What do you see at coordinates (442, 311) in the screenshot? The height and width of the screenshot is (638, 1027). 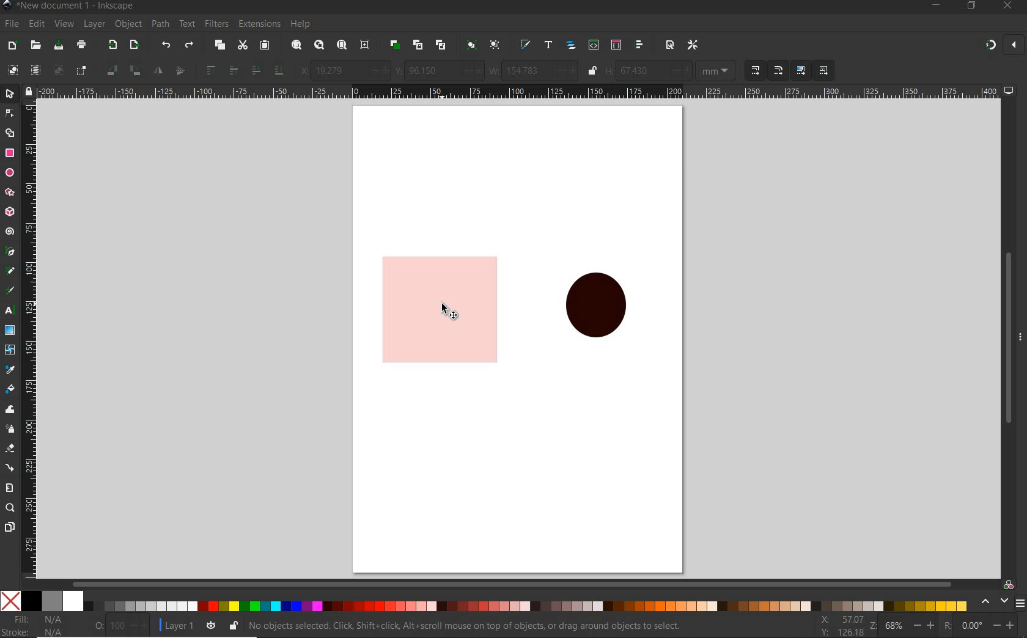 I see `shape` at bounding box center [442, 311].